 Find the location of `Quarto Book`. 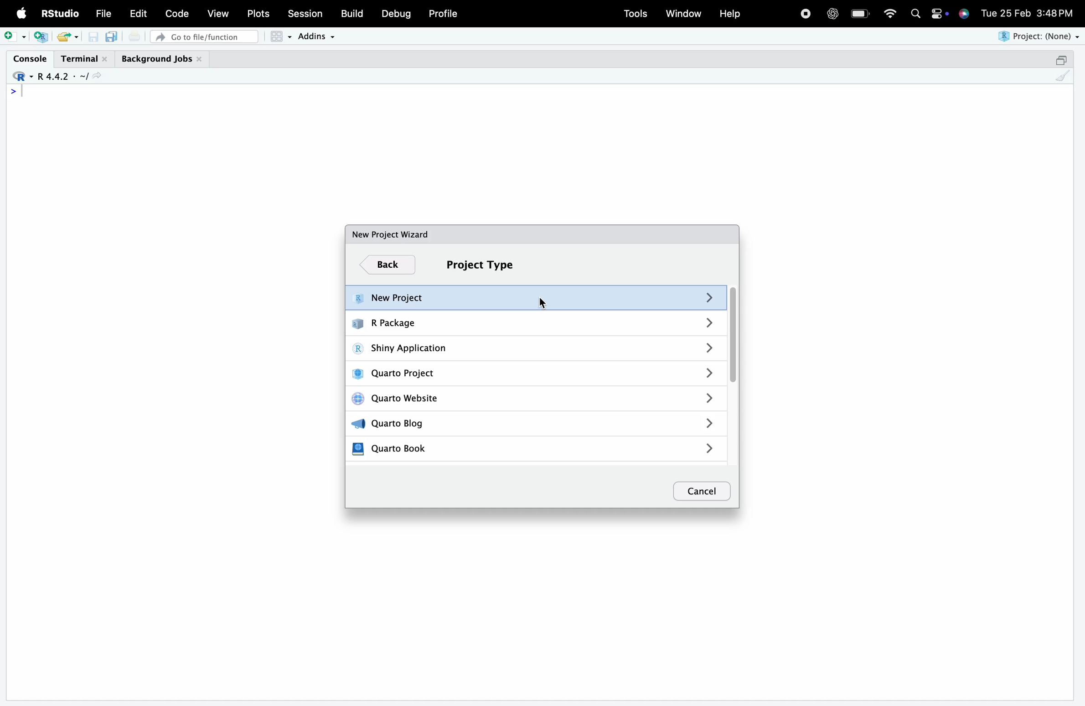

Quarto Book is located at coordinates (534, 450).